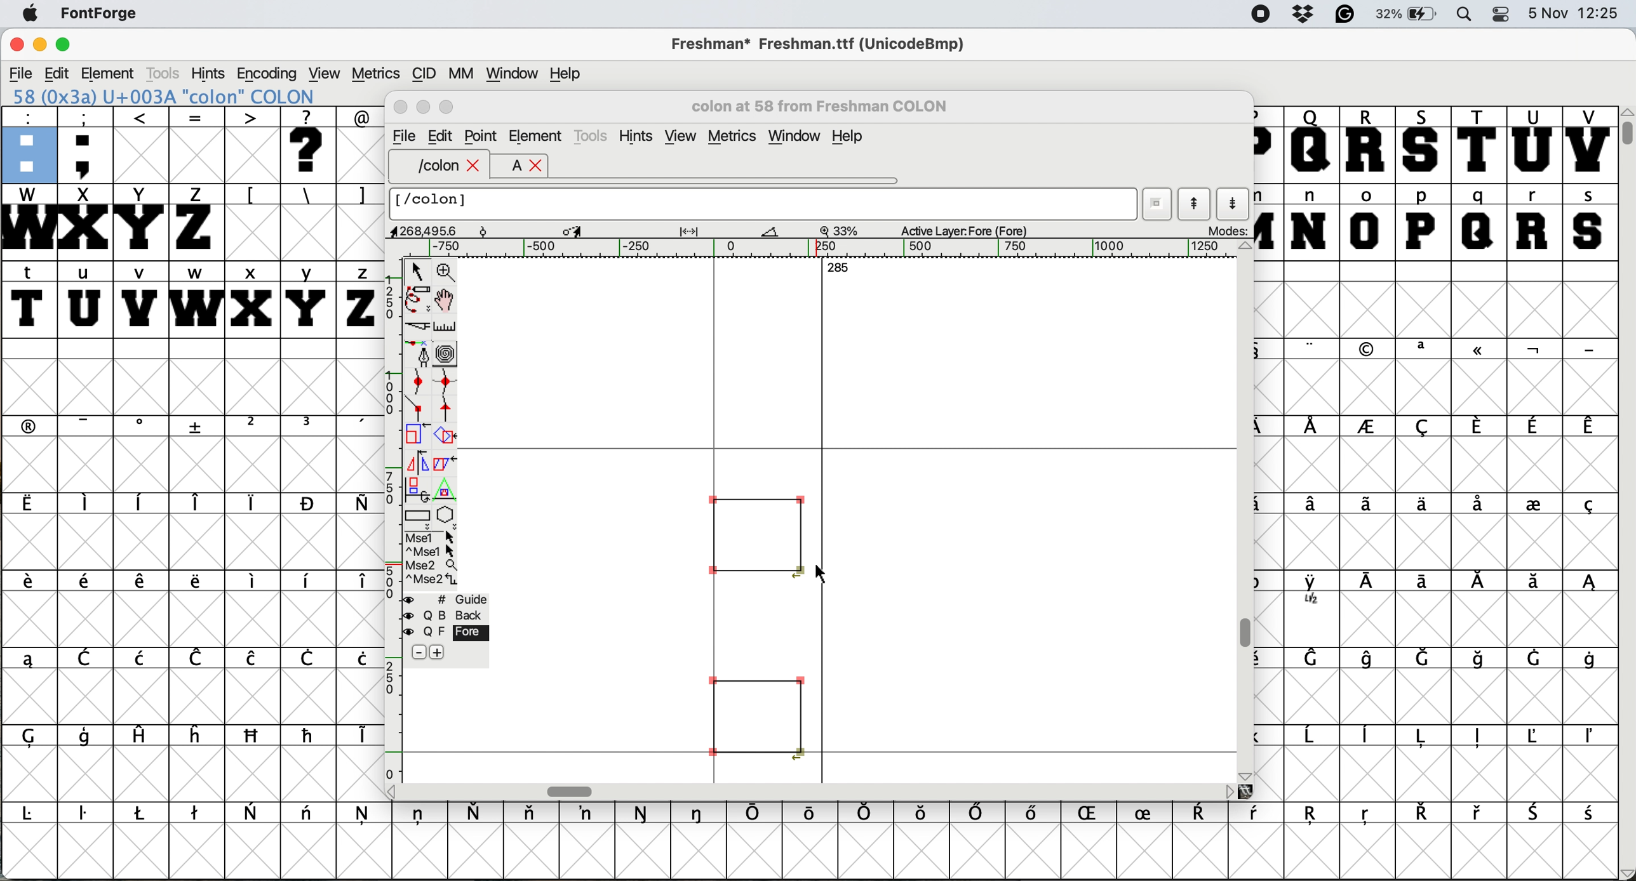  I want to click on symbol, so click(88, 505).